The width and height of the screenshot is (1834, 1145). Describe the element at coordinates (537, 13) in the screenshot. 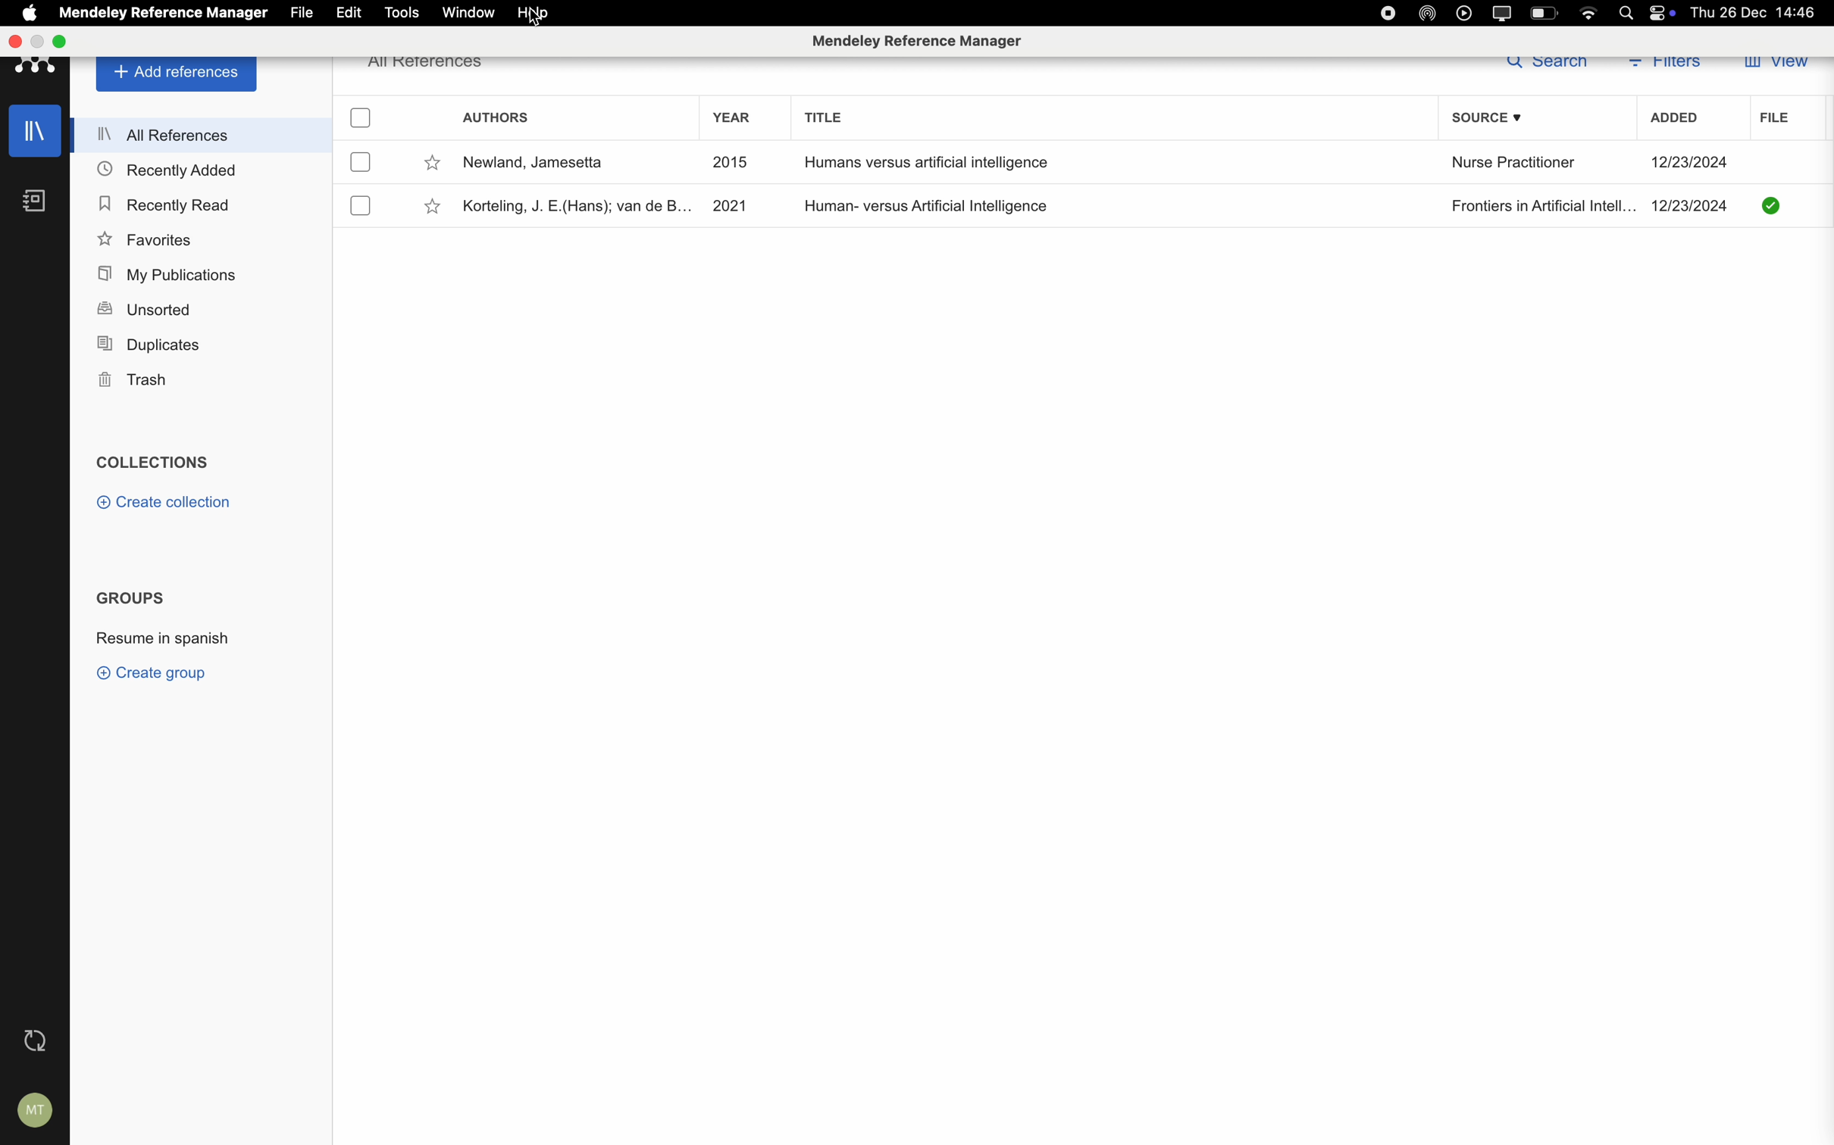

I see `click on help` at that location.